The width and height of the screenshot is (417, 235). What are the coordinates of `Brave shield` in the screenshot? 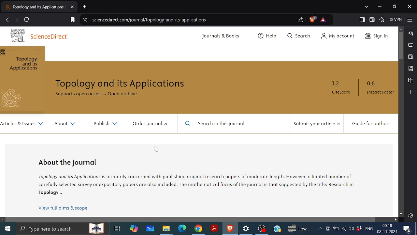 It's located at (313, 20).